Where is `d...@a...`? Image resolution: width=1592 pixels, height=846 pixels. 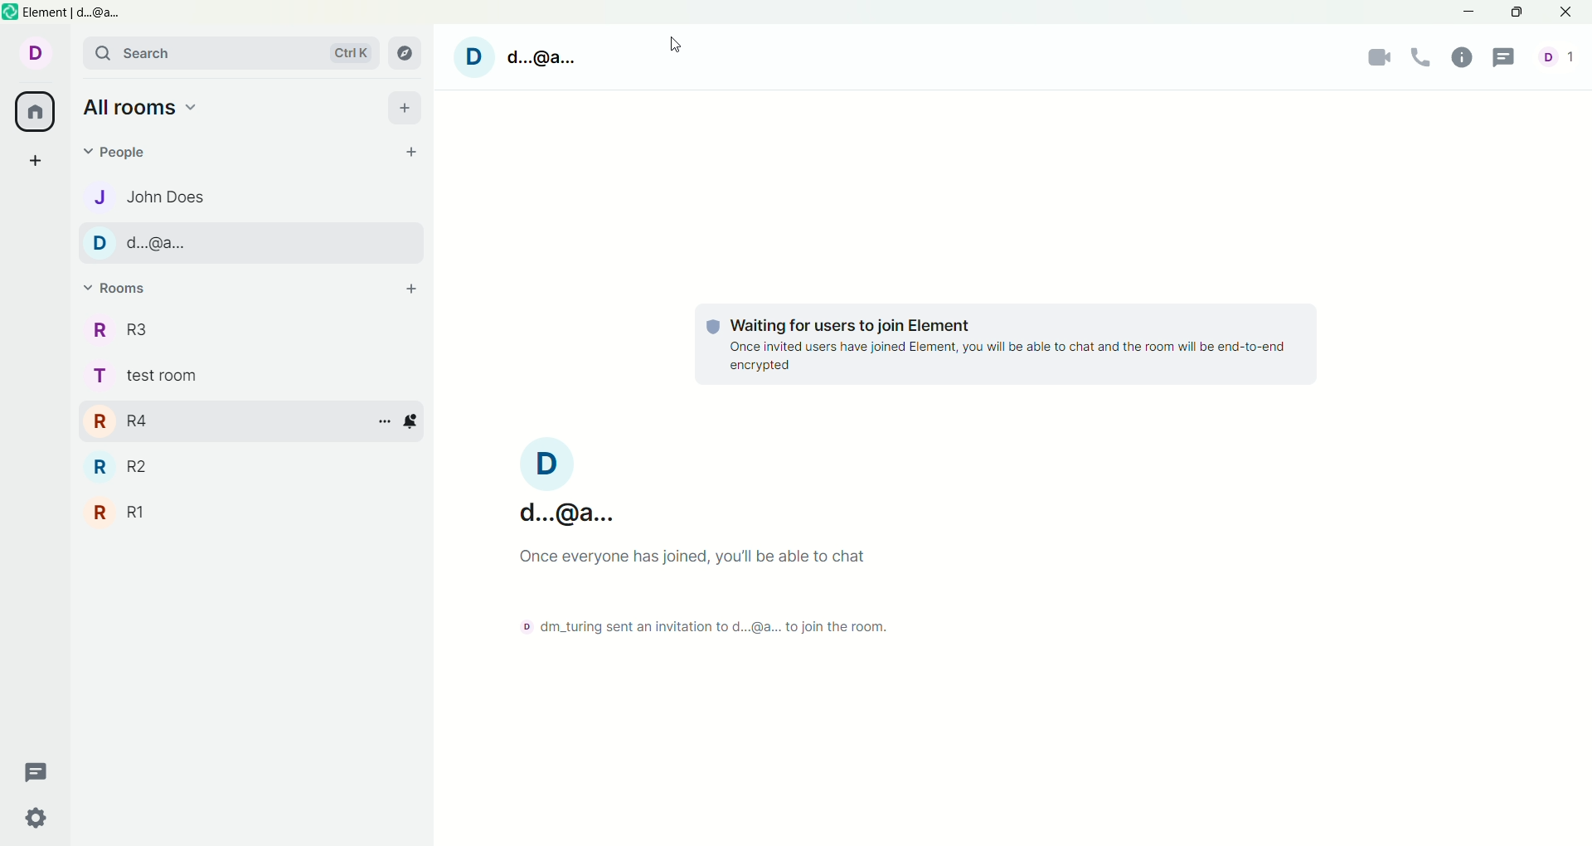 d...@a... is located at coordinates (541, 58).